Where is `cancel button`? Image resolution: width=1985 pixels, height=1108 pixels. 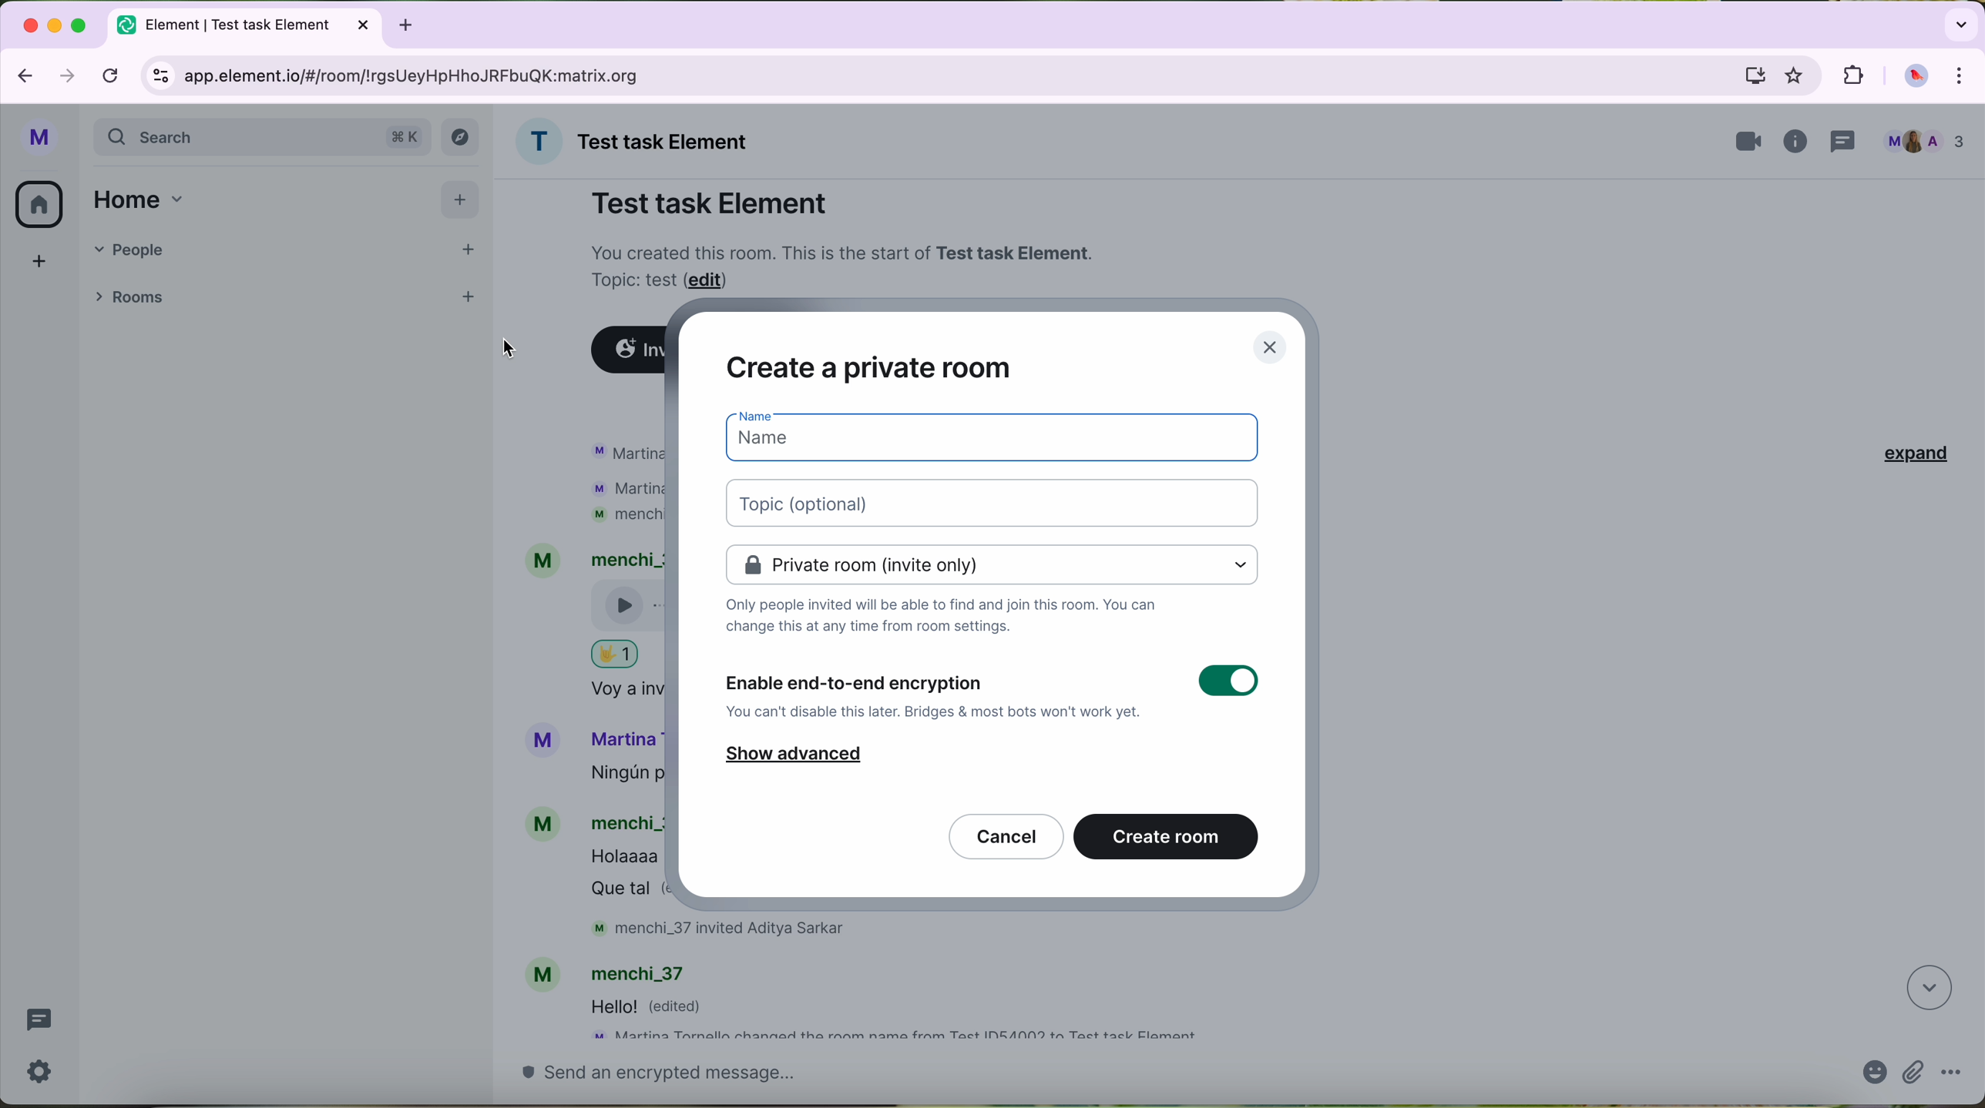
cancel button is located at coordinates (1006, 835).